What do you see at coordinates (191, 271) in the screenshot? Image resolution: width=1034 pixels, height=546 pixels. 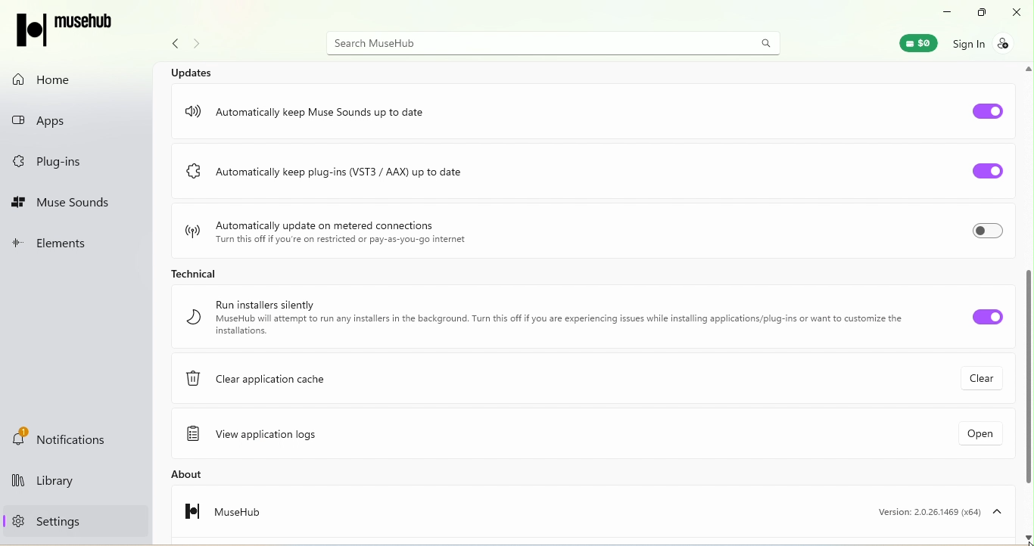 I see `Technical` at bounding box center [191, 271].